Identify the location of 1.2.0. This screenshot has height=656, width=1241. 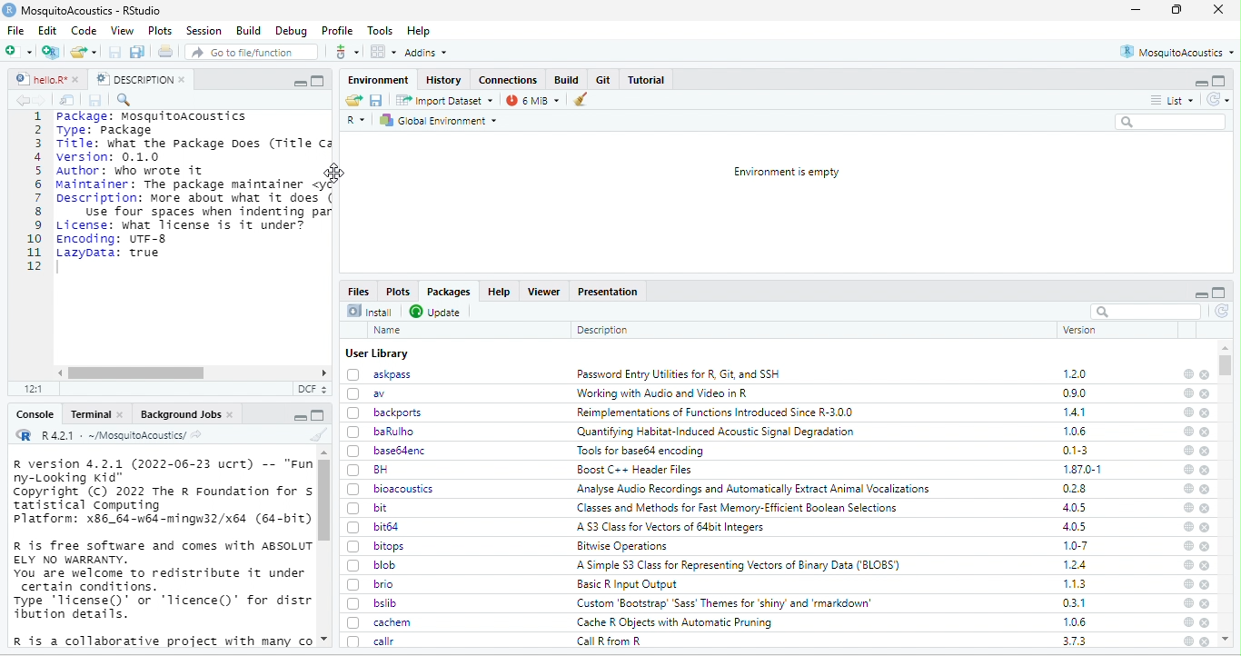
(1076, 374).